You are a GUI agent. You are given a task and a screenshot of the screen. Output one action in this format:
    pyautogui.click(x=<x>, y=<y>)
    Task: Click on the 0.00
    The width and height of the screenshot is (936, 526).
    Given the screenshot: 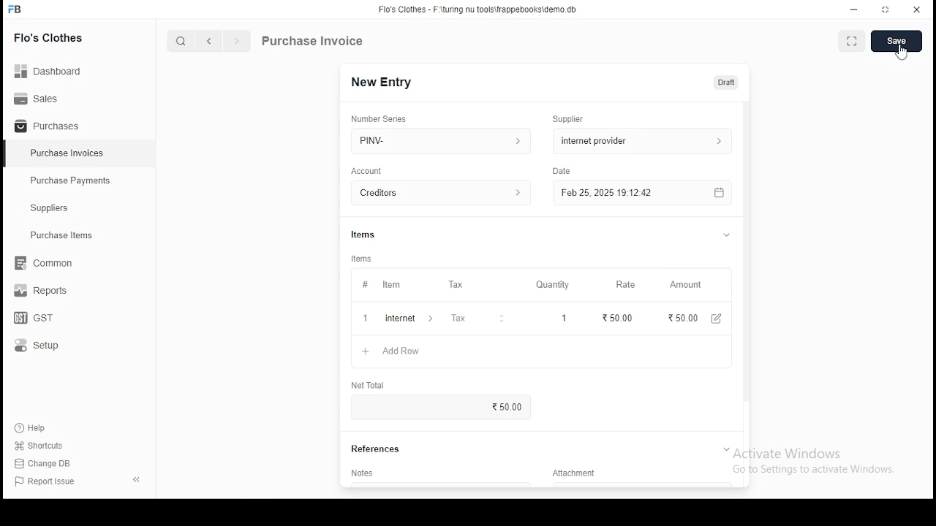 What is the action you would take?
    pyautogui.click(x=513, y=406)
    